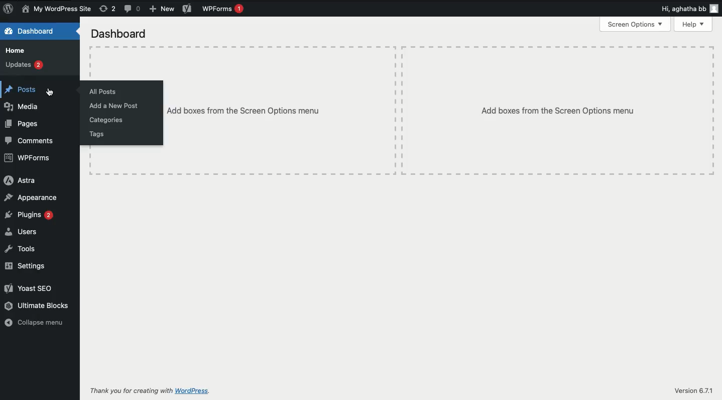 This screenshot has height=400, width=722. Describe the element at coordinates (21, 233) in the screenshot. I see `Users` at that location.